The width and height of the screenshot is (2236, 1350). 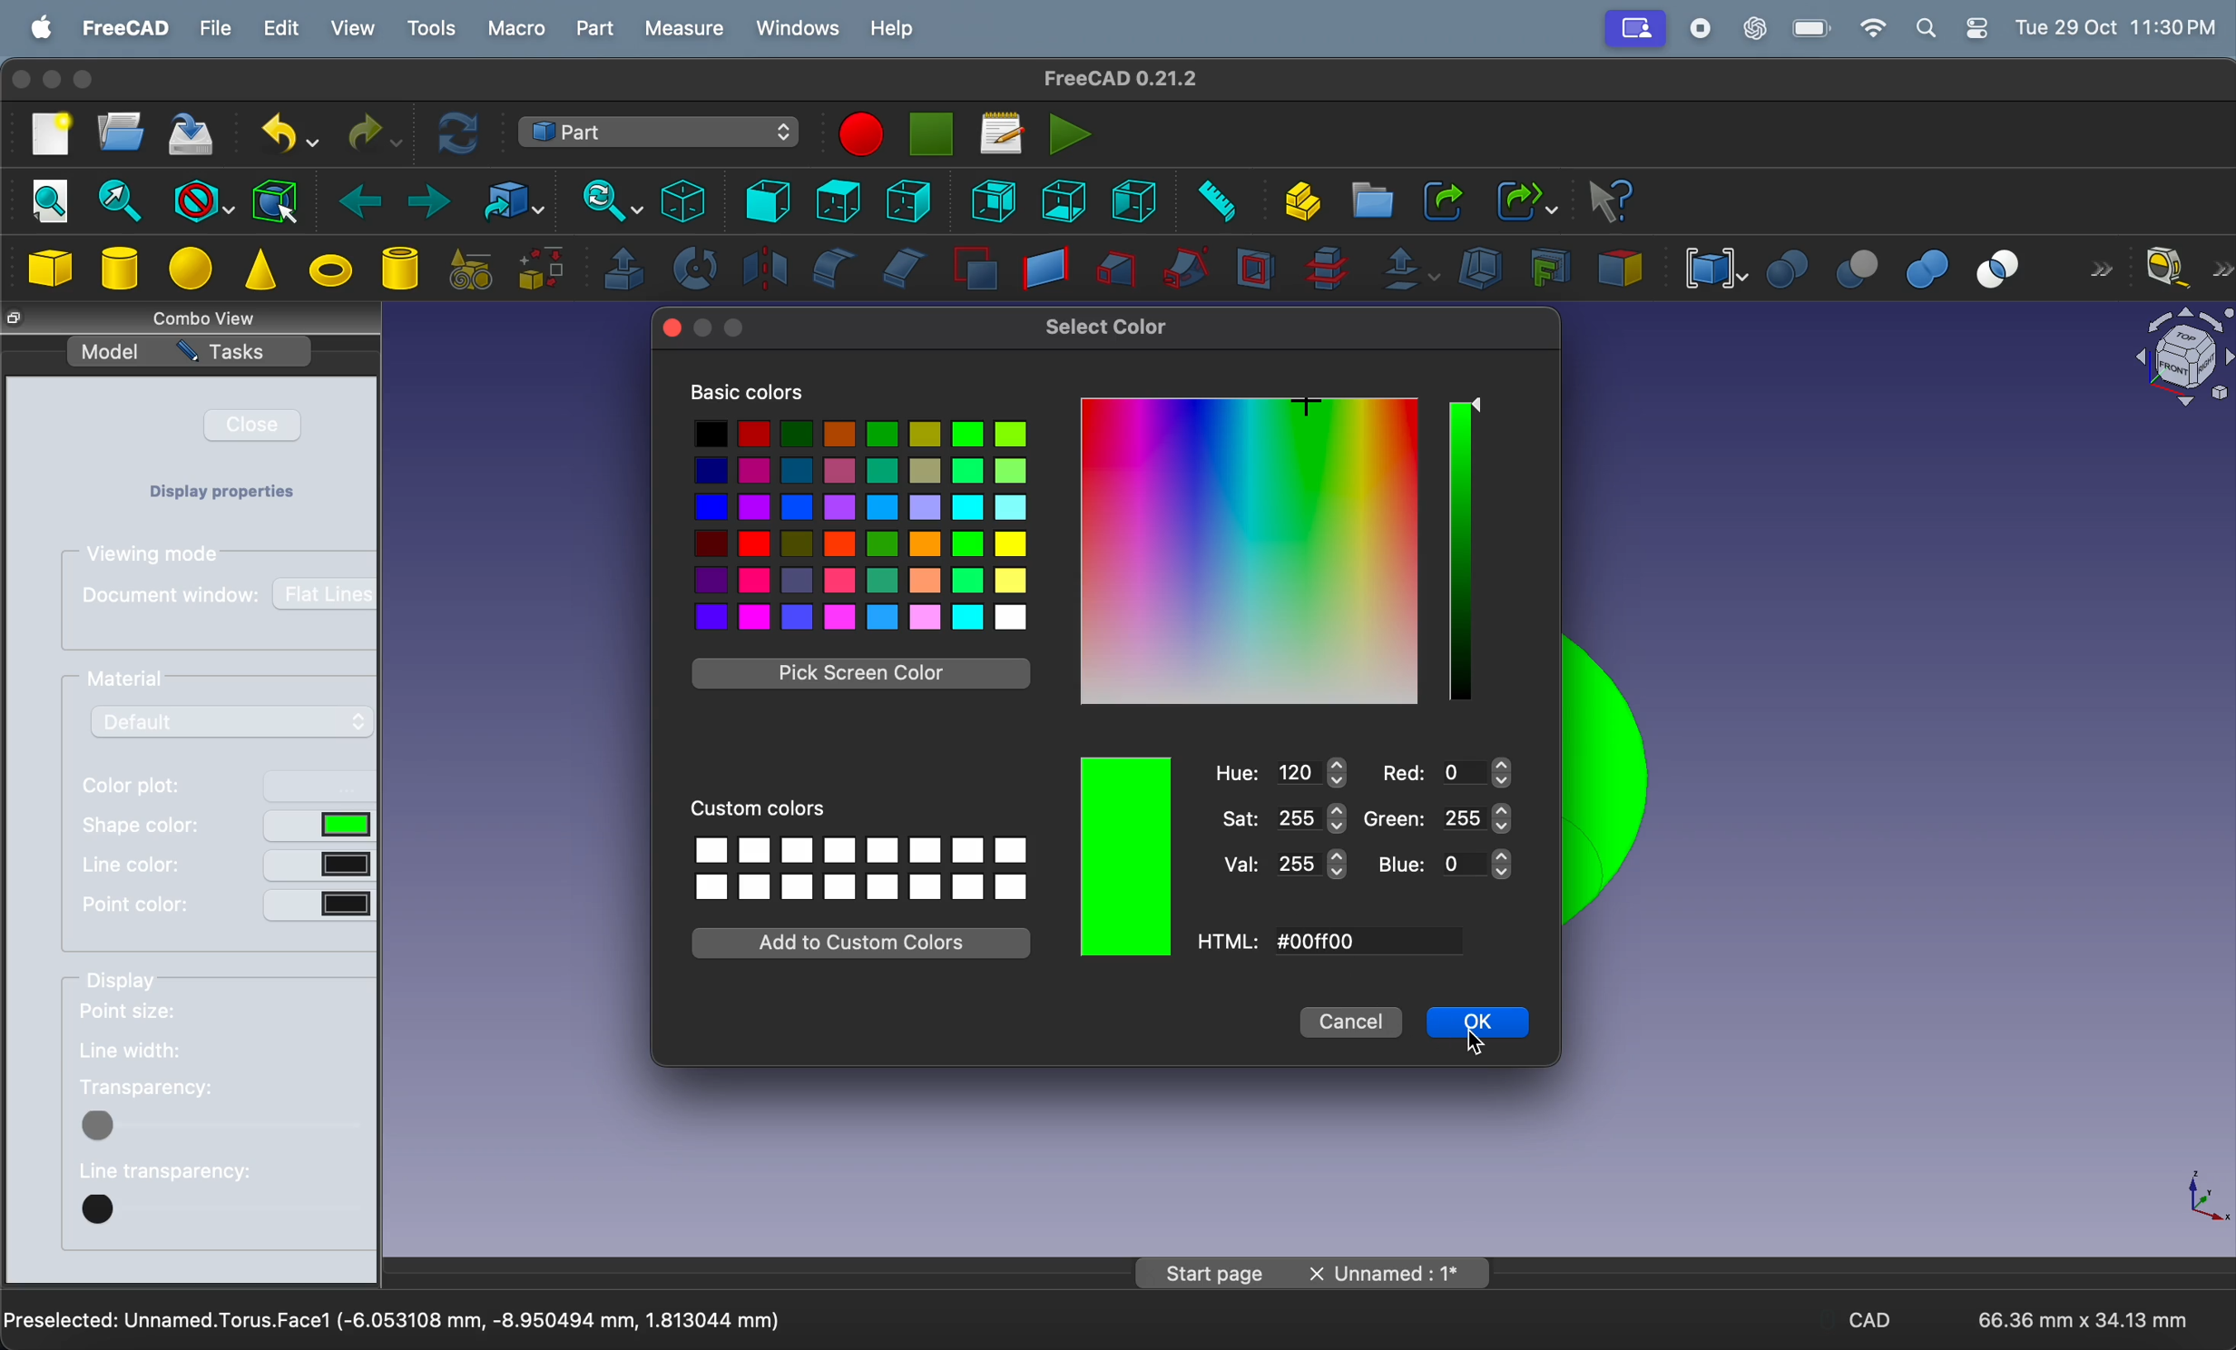 I want to click on button, so click(x=319, y=827).